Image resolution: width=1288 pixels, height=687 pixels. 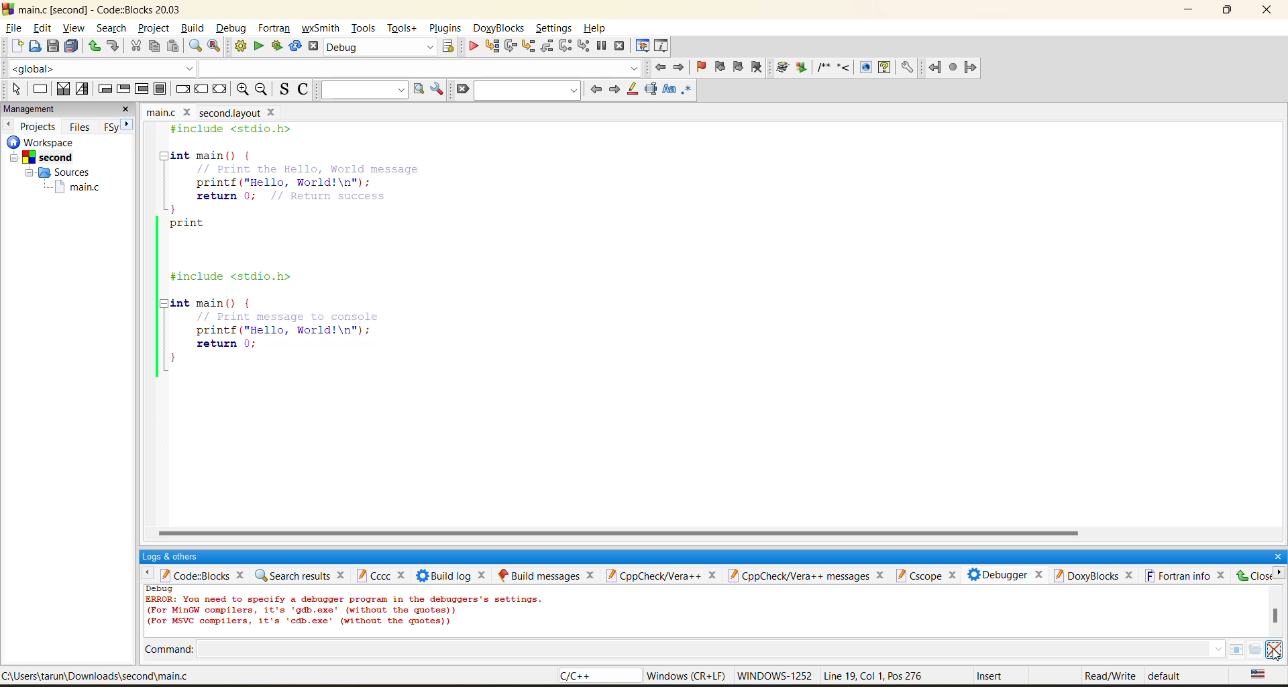 I want to click on decision, so click(x=61, y=89).